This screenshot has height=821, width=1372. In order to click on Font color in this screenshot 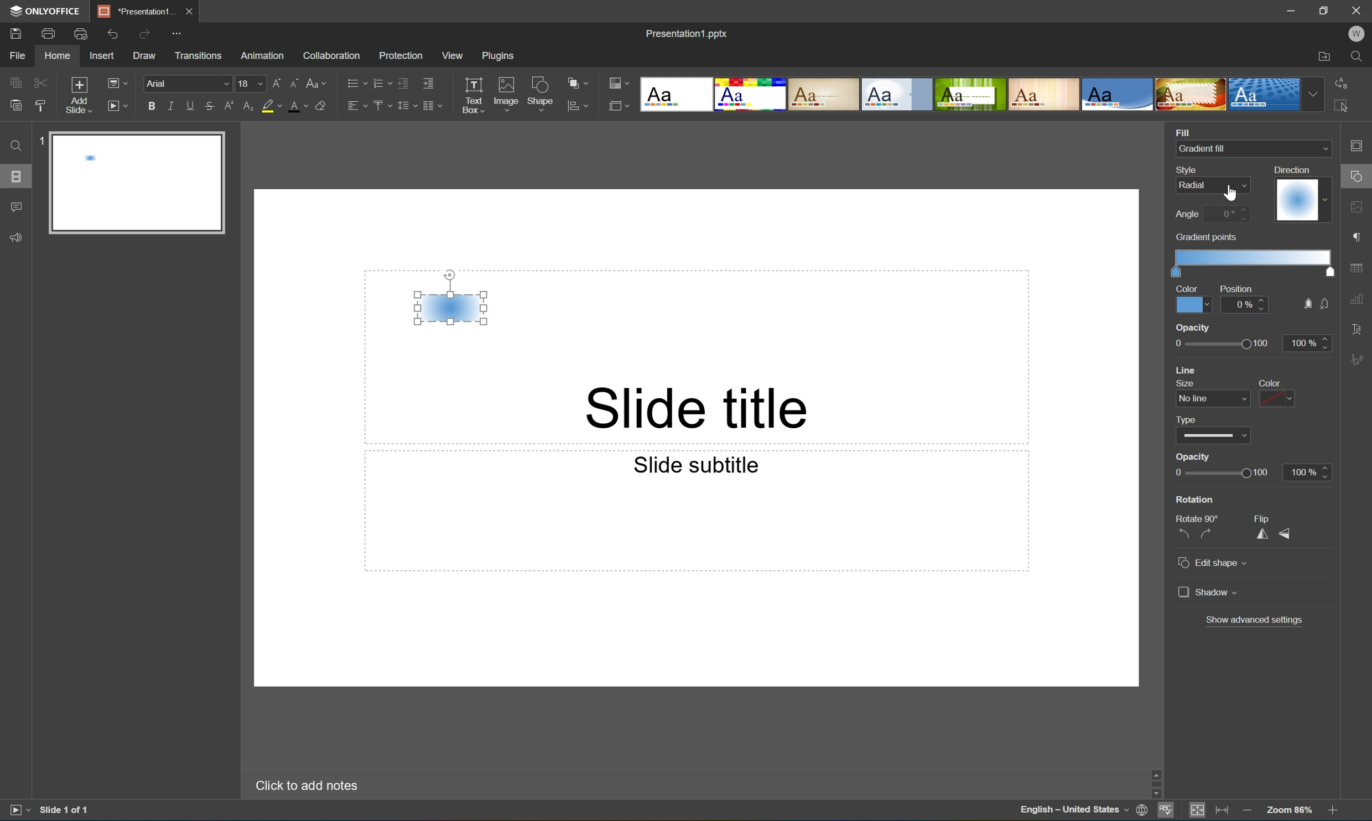, I will do `click(297, 106)`.